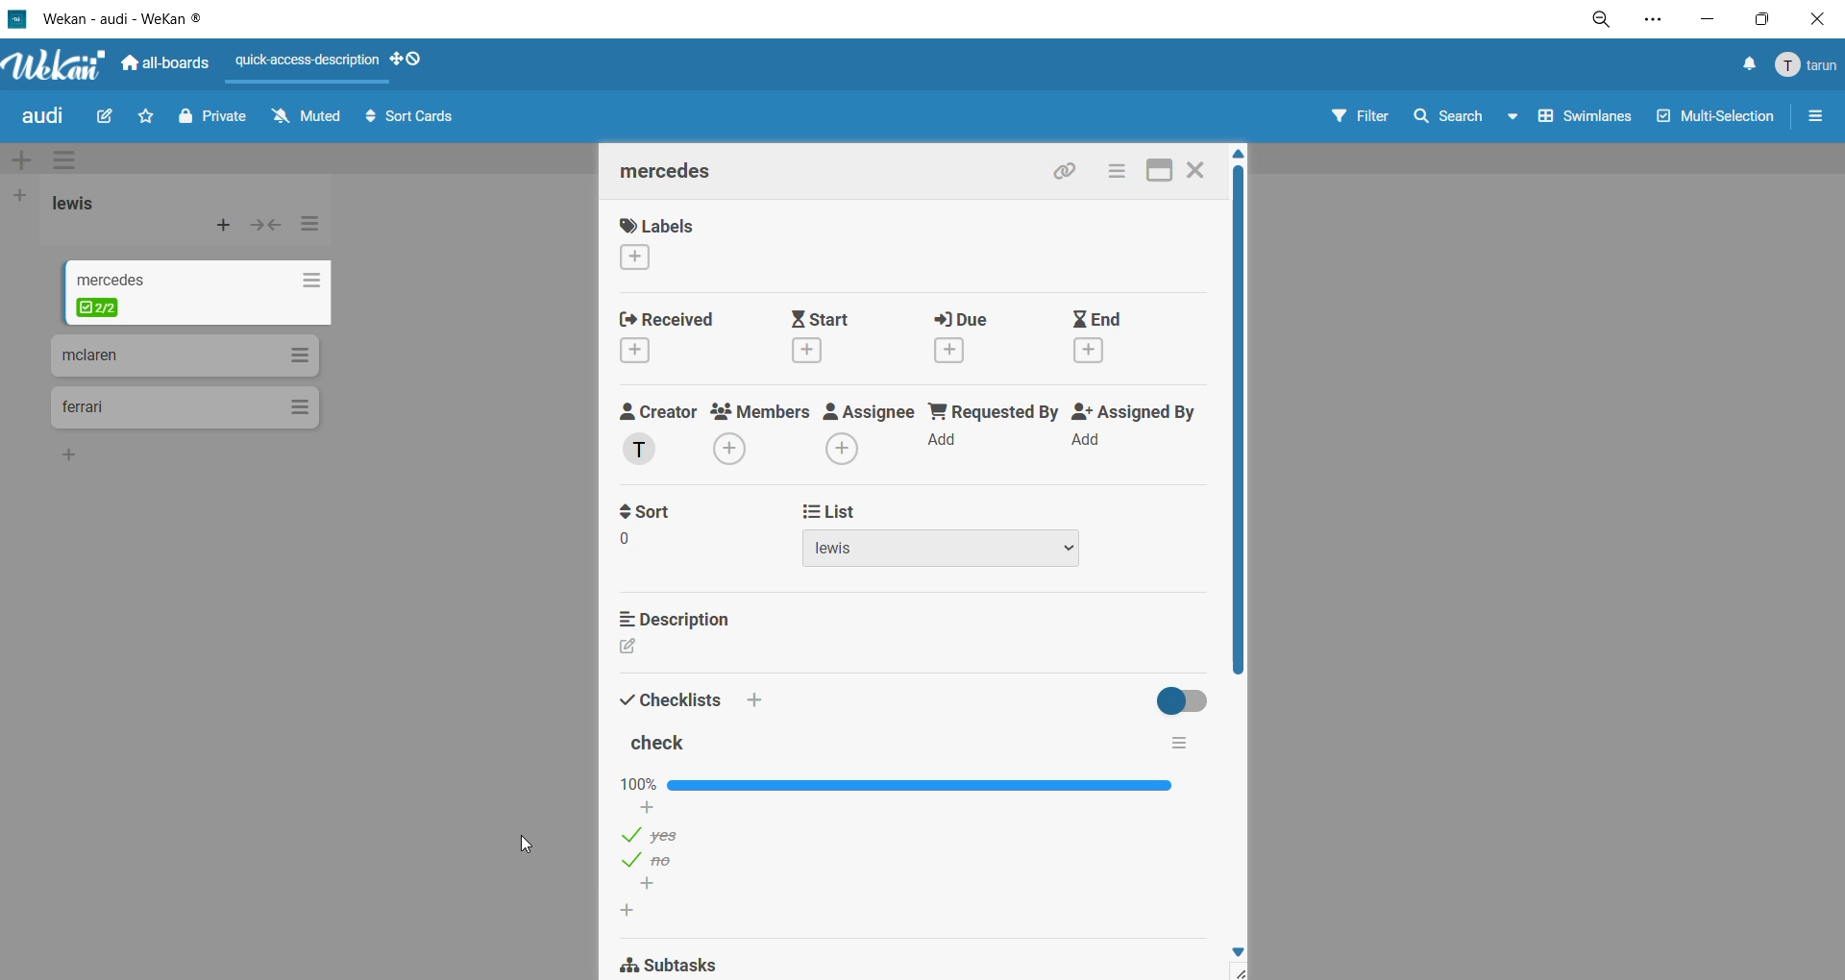 The image size is (1845, 980). Describe the element at coordinates (990, 429) in the screenshot. I see `requested by` at that location.